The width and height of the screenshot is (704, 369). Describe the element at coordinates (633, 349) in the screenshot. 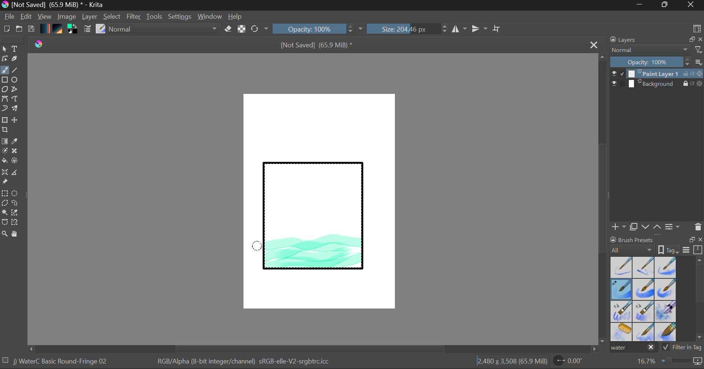

I see `"water" search in brush presets` at that location.